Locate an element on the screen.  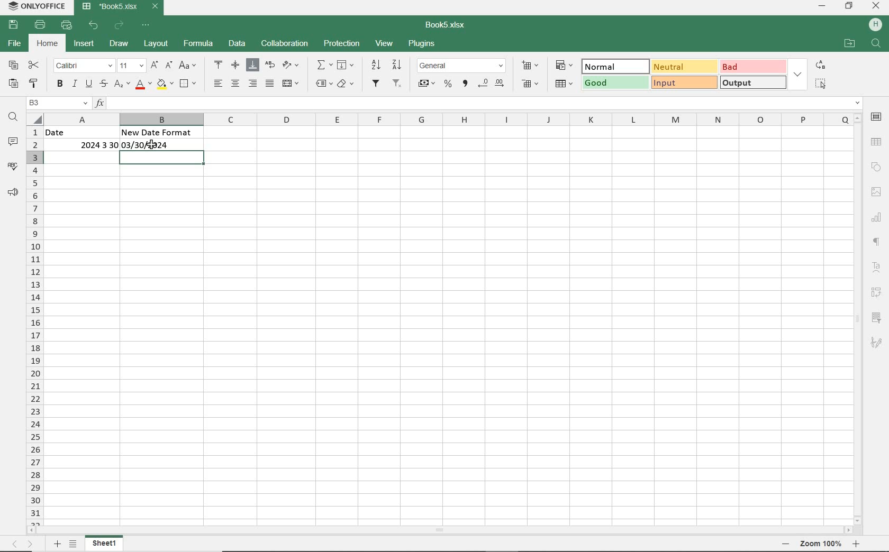
SPELL CHECKING is located at coordinates (13, 167).